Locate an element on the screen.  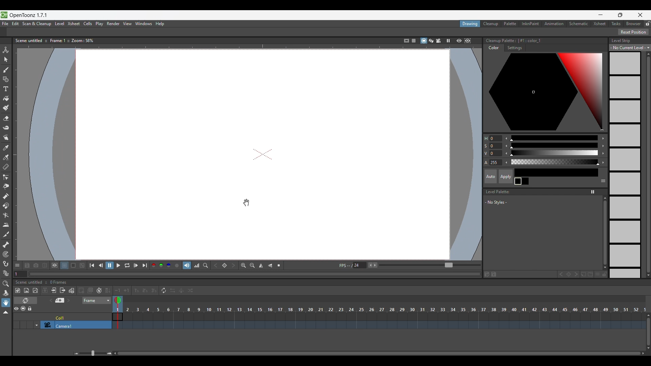
Next memo is located at coordinates (68, 301).